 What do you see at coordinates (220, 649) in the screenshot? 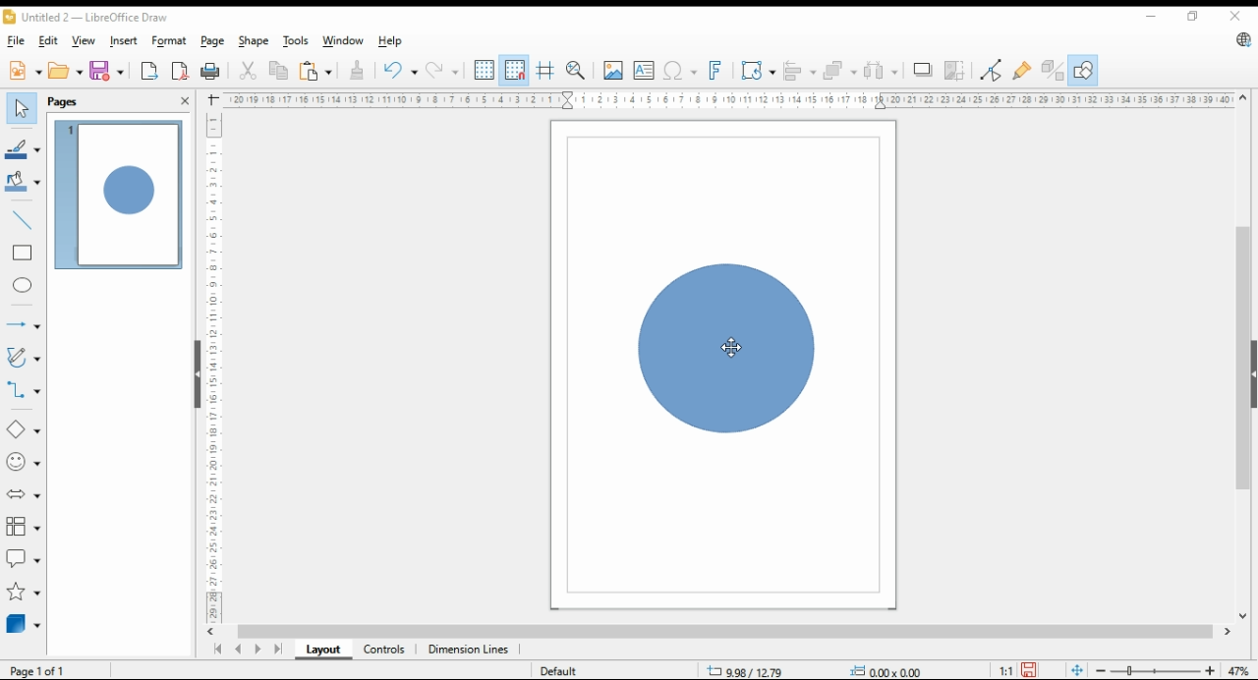
I see `first page` at bounding box center [220, 649].